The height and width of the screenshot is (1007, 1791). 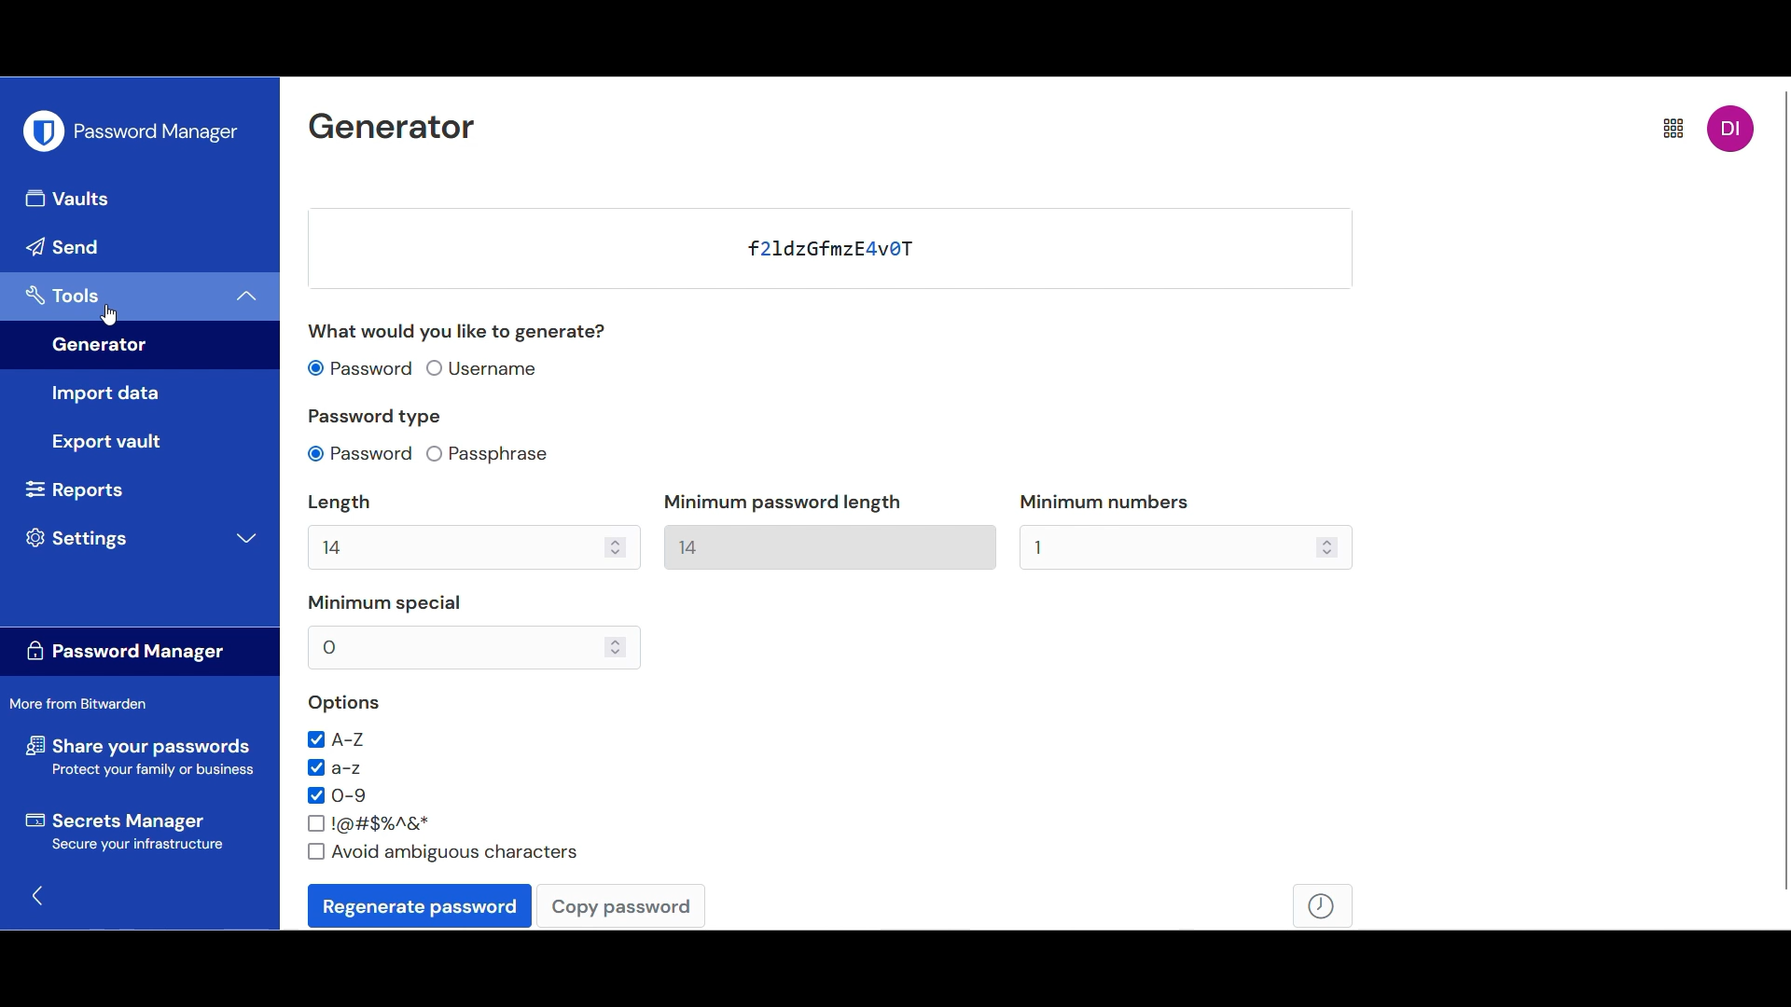 What do you see at coordinates (455, 648) in the screenshot?
I see `Manually enter min. special characters` at bounding box center [455, 648].